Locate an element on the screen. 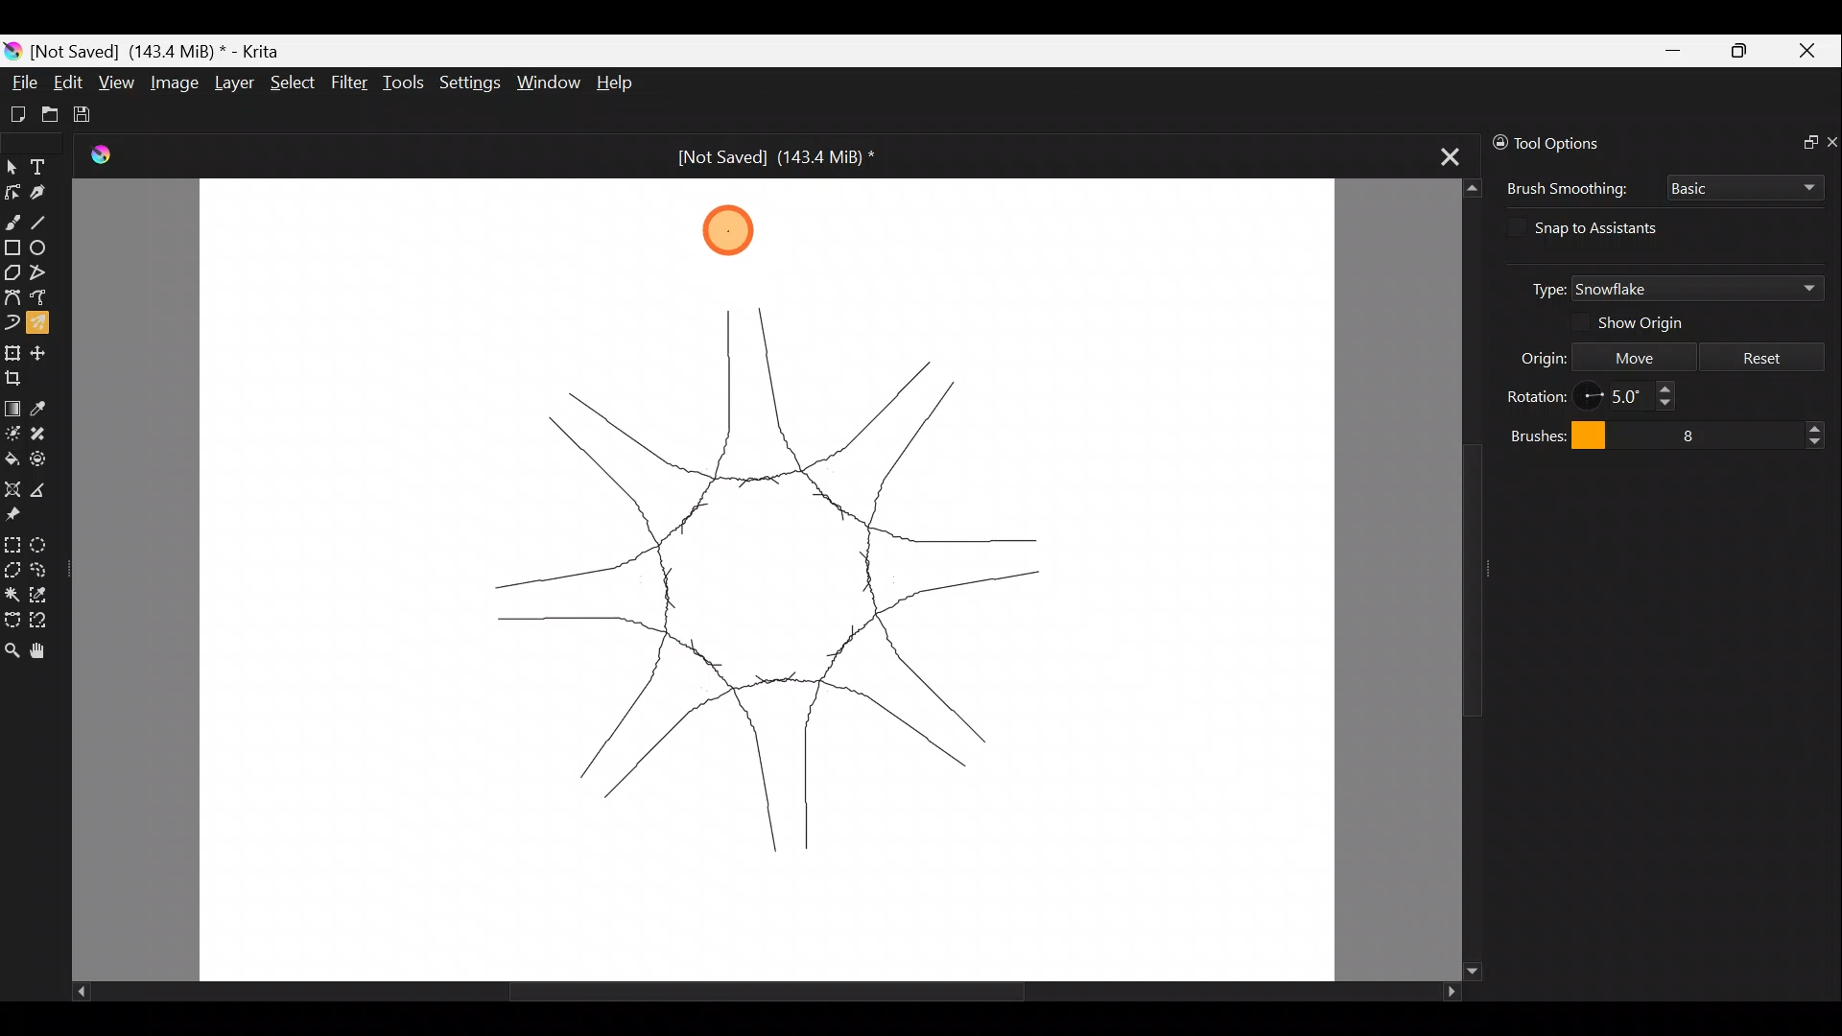  Polygon is located at coordinates (12, 271).